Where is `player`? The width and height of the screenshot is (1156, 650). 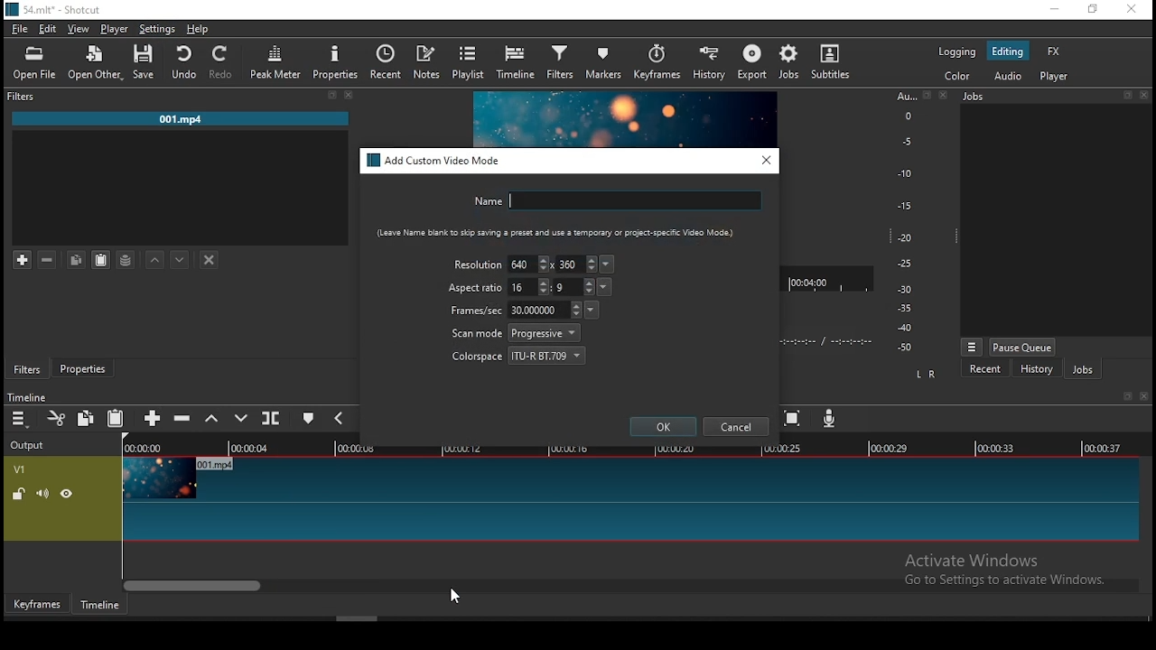 player is located at coordinates (116, 30).